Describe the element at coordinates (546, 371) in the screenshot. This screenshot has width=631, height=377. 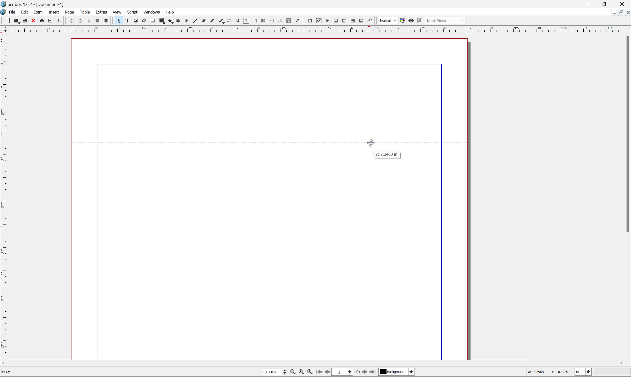
I see `X: 6.3968  Y:-0.1250` at that location.